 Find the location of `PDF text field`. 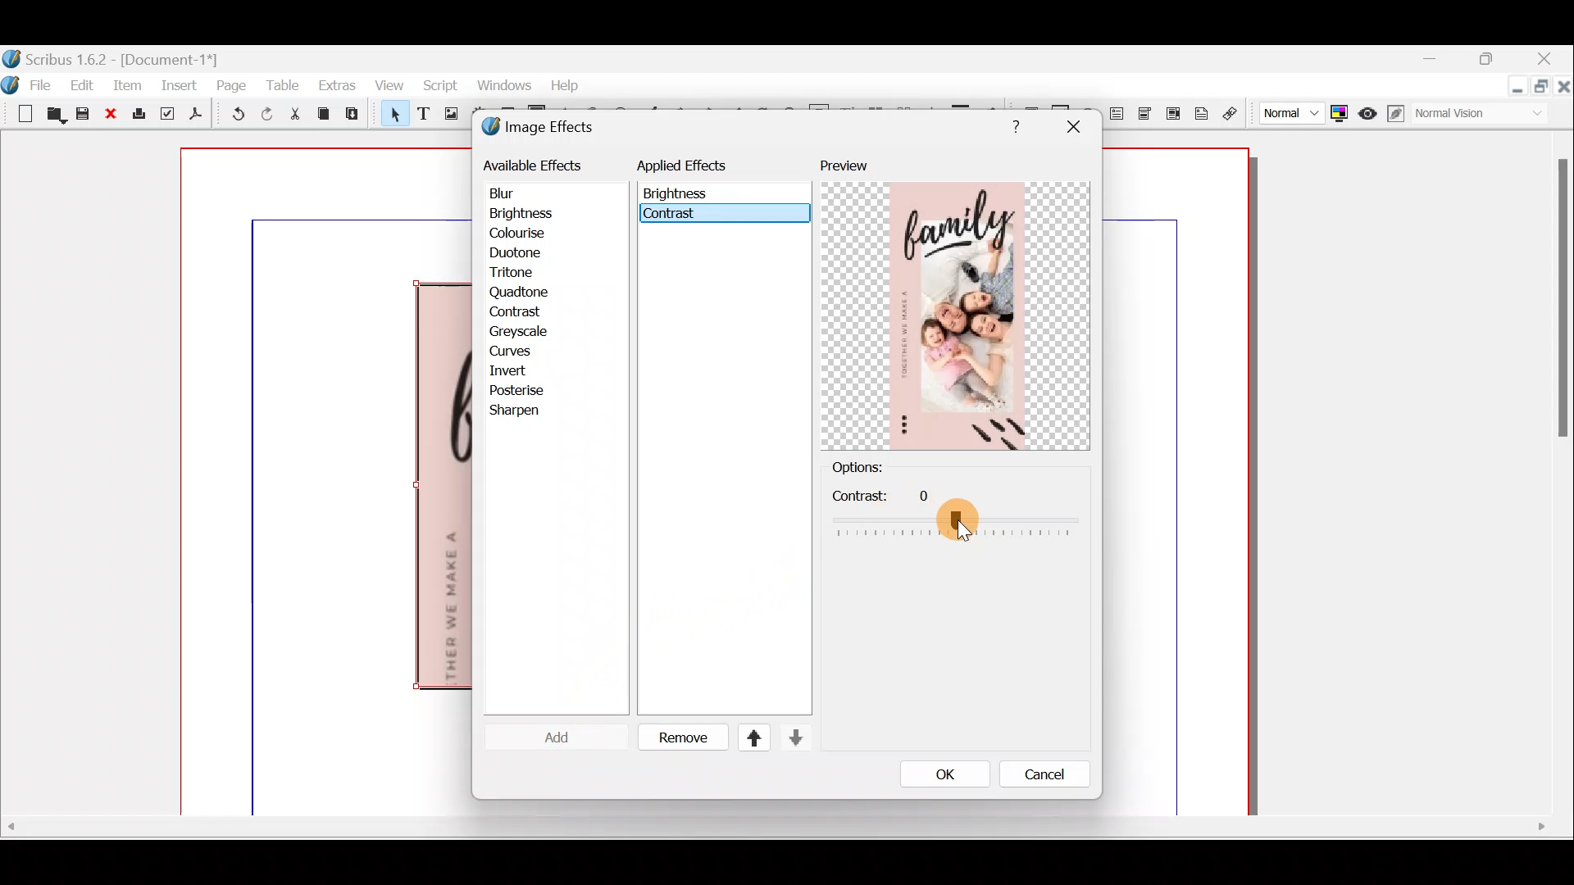

PDF text field is located at coordinates (1115, 114).